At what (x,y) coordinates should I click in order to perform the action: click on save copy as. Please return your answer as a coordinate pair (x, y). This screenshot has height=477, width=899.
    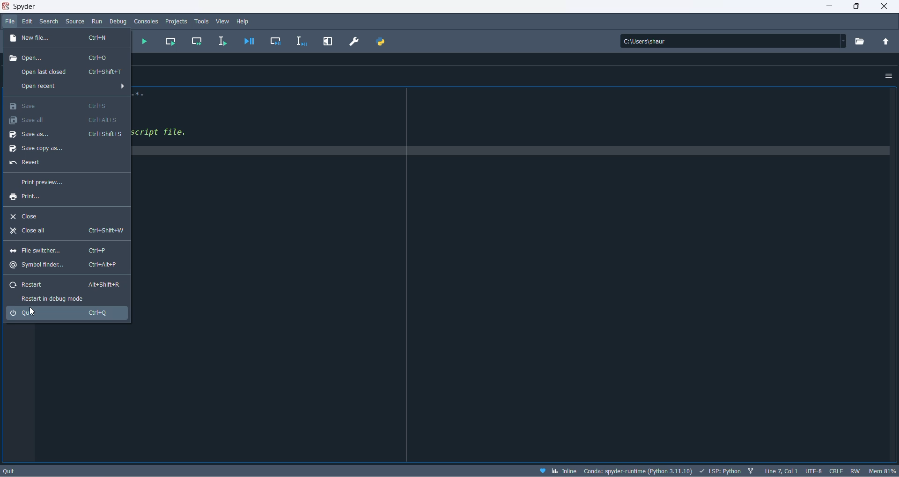
    Looking at the image, I should click on (66, 150).